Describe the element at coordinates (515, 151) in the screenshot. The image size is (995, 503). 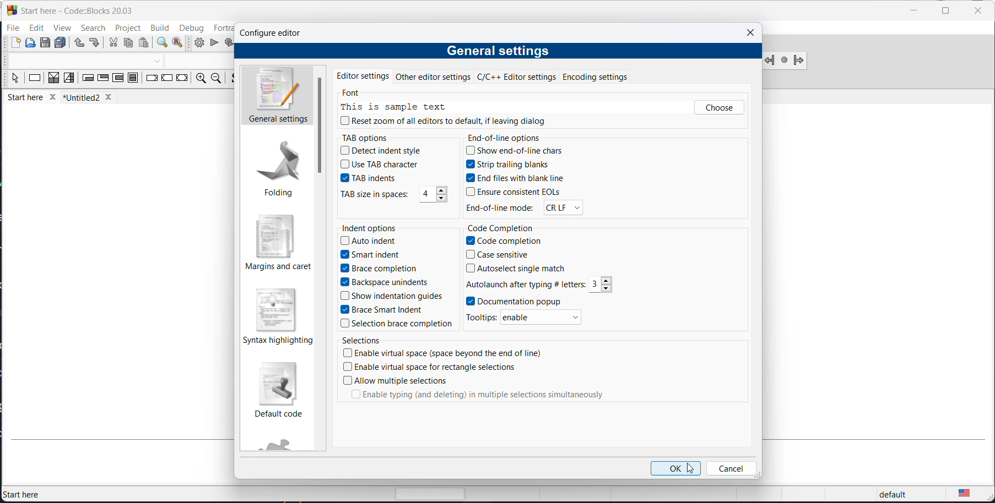
I see `show end-of-line chars checkbox` at that location.